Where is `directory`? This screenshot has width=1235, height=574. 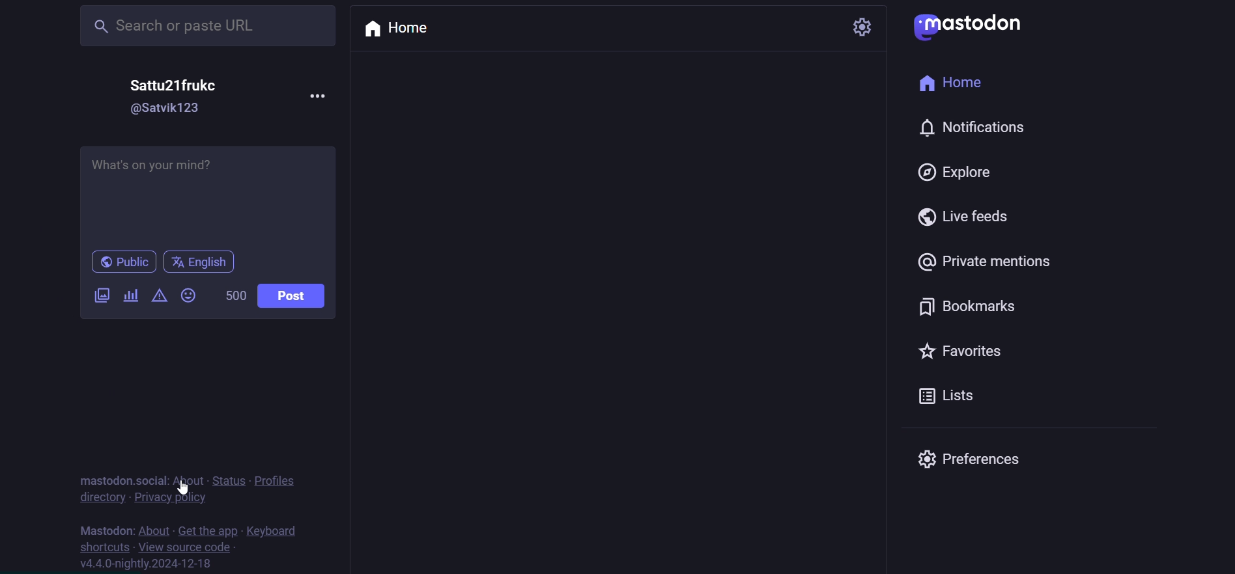
directory is located at coordinates (99, 497).